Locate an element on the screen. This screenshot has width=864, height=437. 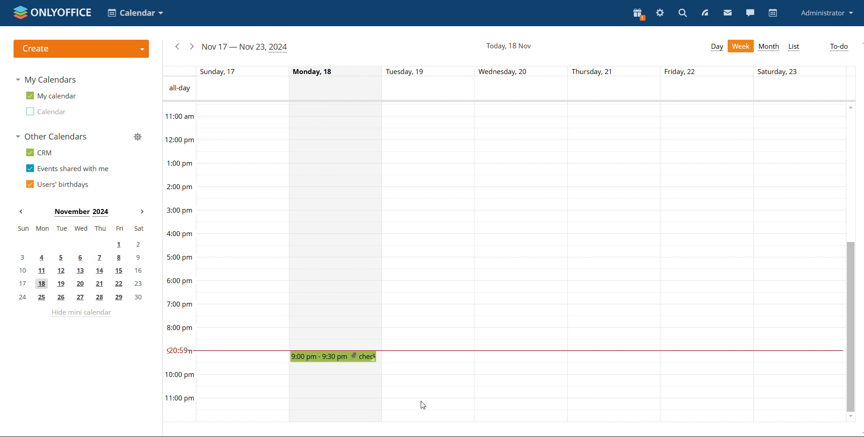
mini calendar is located at coordinates (81, 263).